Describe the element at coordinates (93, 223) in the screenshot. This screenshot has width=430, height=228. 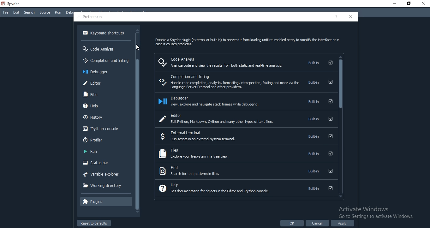
I see `Reset to defaults` at that location.